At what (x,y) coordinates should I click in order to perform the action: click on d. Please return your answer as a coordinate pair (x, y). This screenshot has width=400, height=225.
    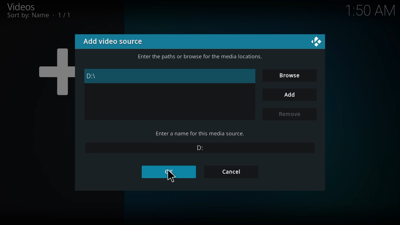
    Looking at the image, I should click on (91, 76).